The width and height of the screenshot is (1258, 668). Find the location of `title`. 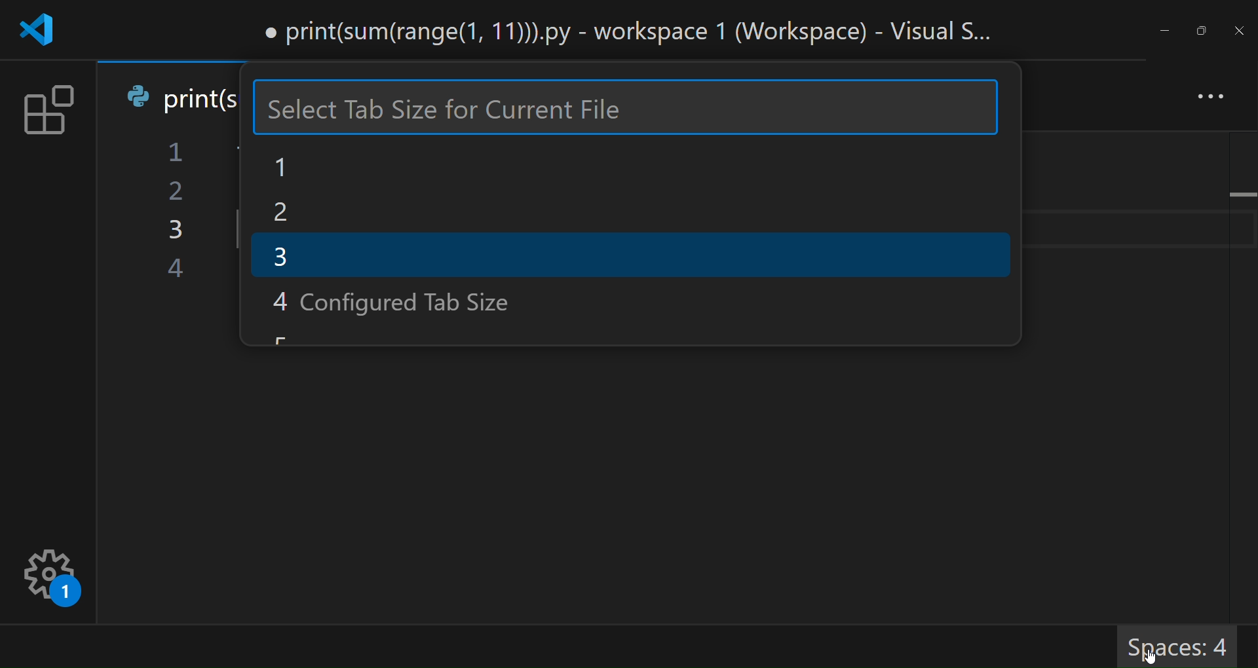

title is located at coordinates (633, 33).